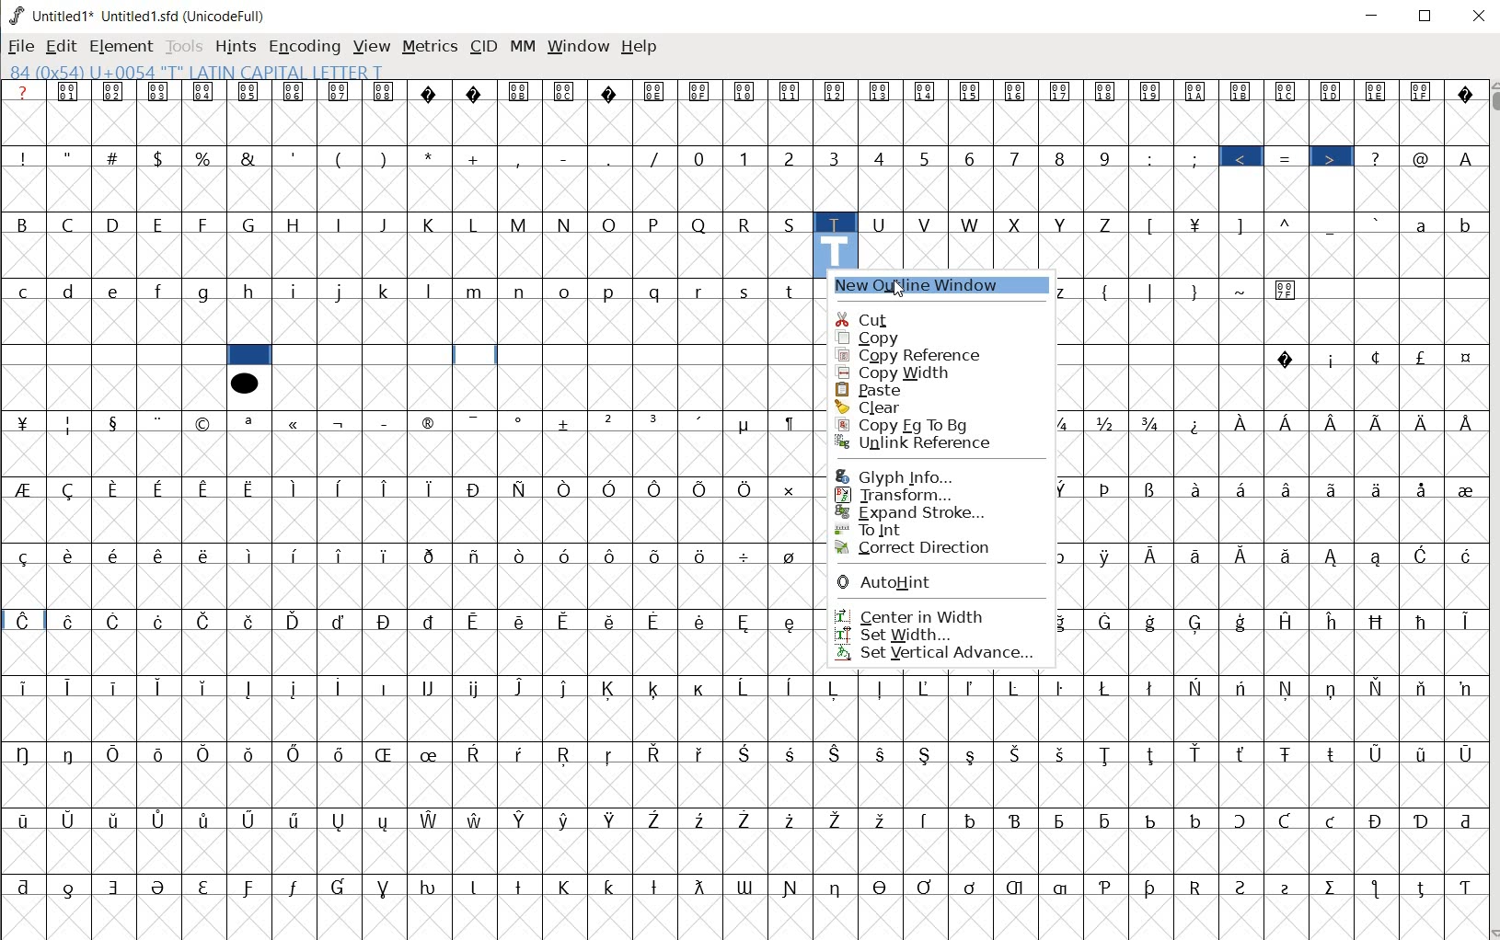 This screenshot has width=1500, height=940. I want to click on Symbol, so click(340, 754).